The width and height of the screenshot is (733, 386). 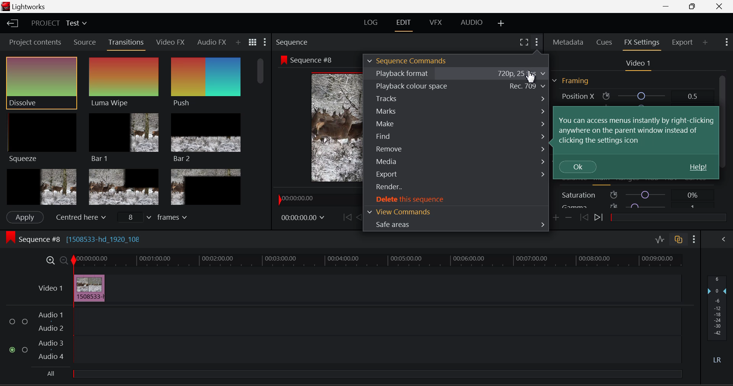 What do you see at coordinates (124, 187) in the screenshot?
I see `Box 2` at bounding box center [124, 187].